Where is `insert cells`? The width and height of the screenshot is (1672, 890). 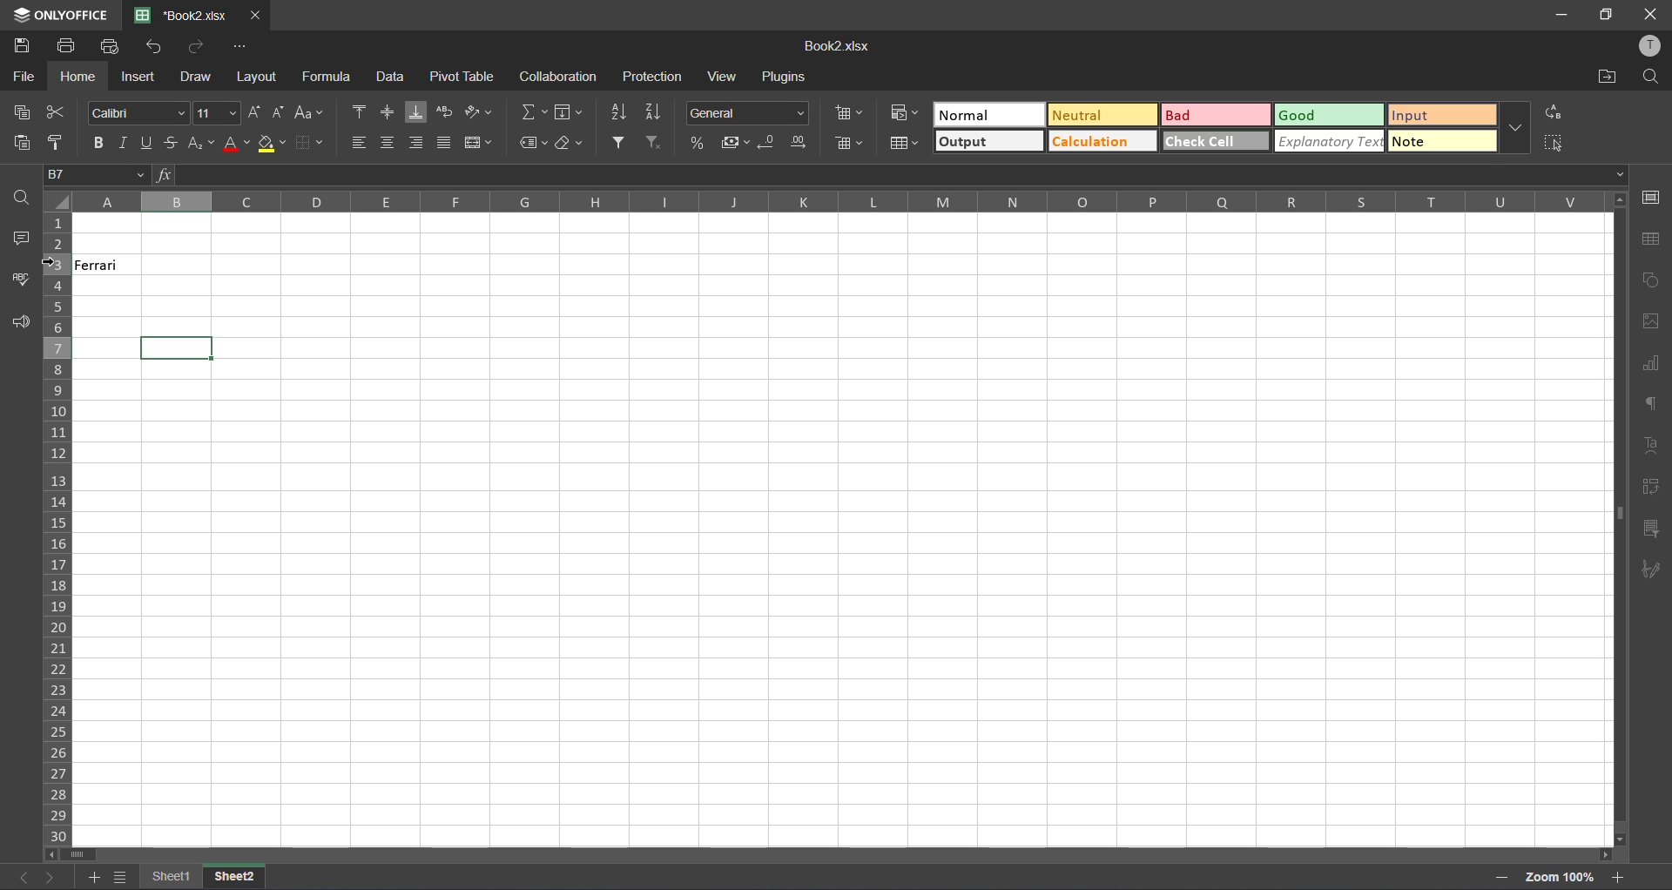 insert cells is located at coordinates (849, 109).